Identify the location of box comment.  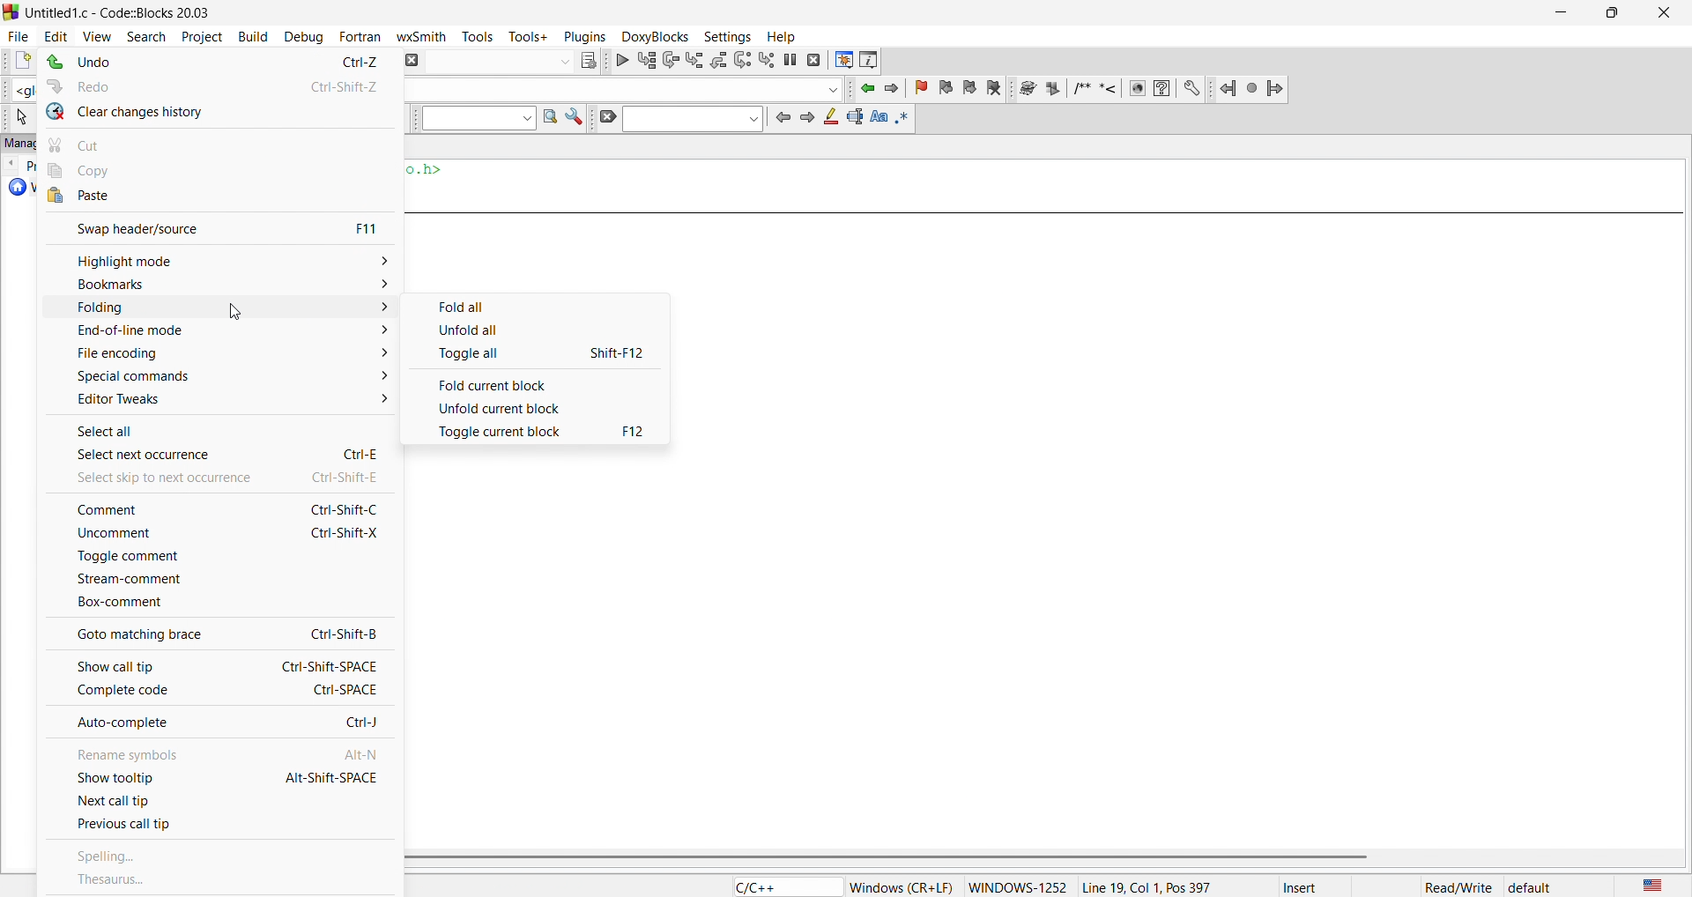
(215, 604).